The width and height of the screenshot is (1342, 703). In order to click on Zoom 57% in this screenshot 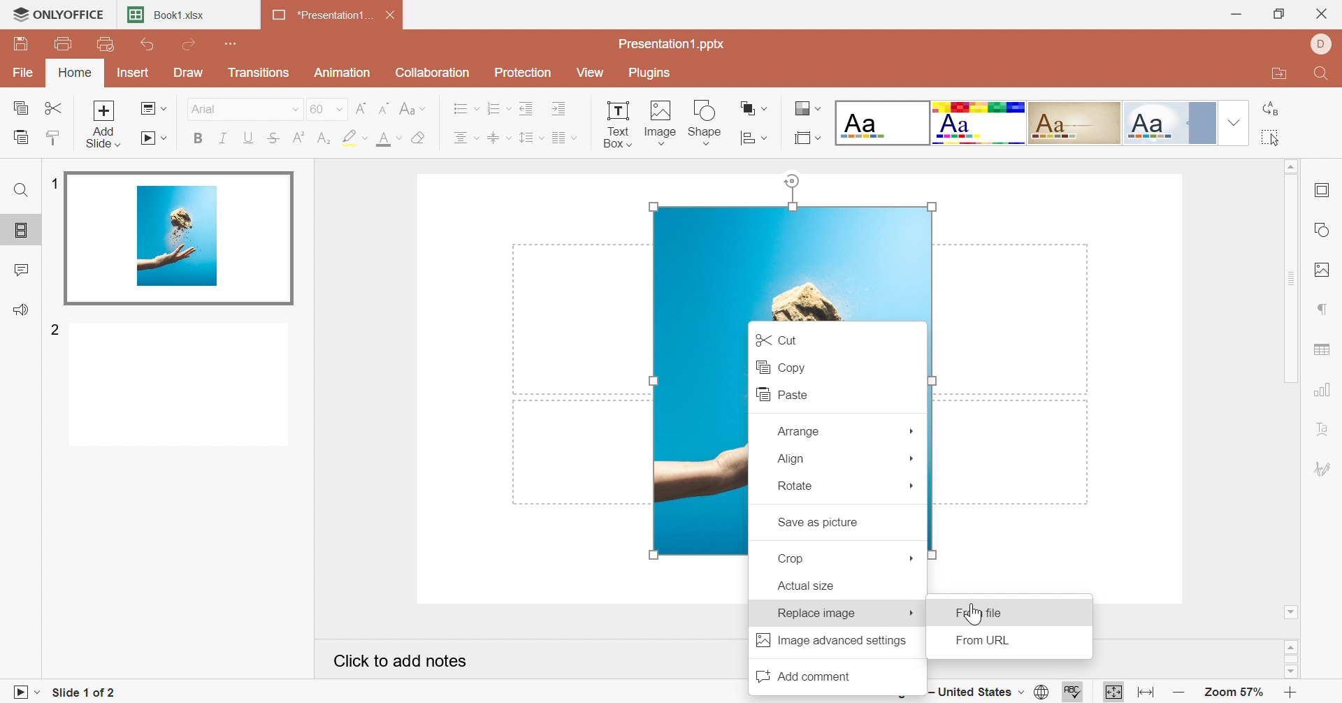, I will do `click(1233, 693)`.